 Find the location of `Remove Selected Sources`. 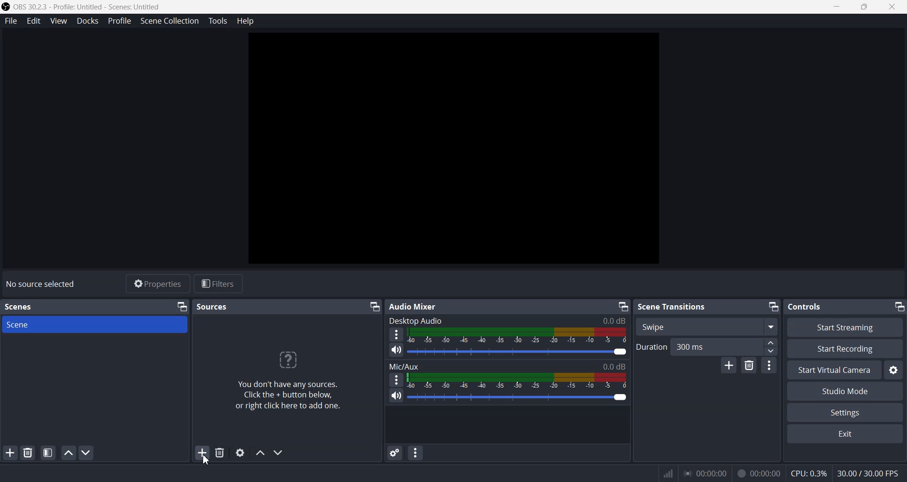

Remove Selected Sources is located at coordinates (220, 453).